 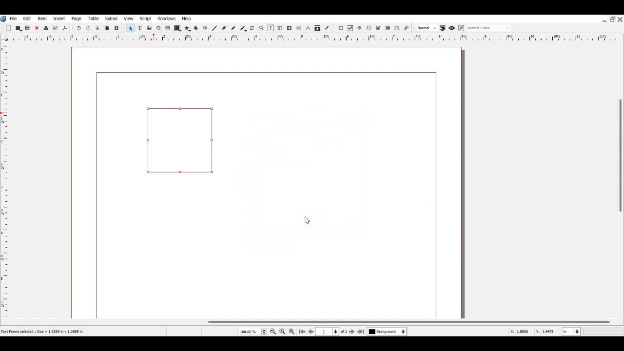 What do you see at coordinates (159, 28) in the screenshot?
I see `Render frame` at bounding box center [159, 28].